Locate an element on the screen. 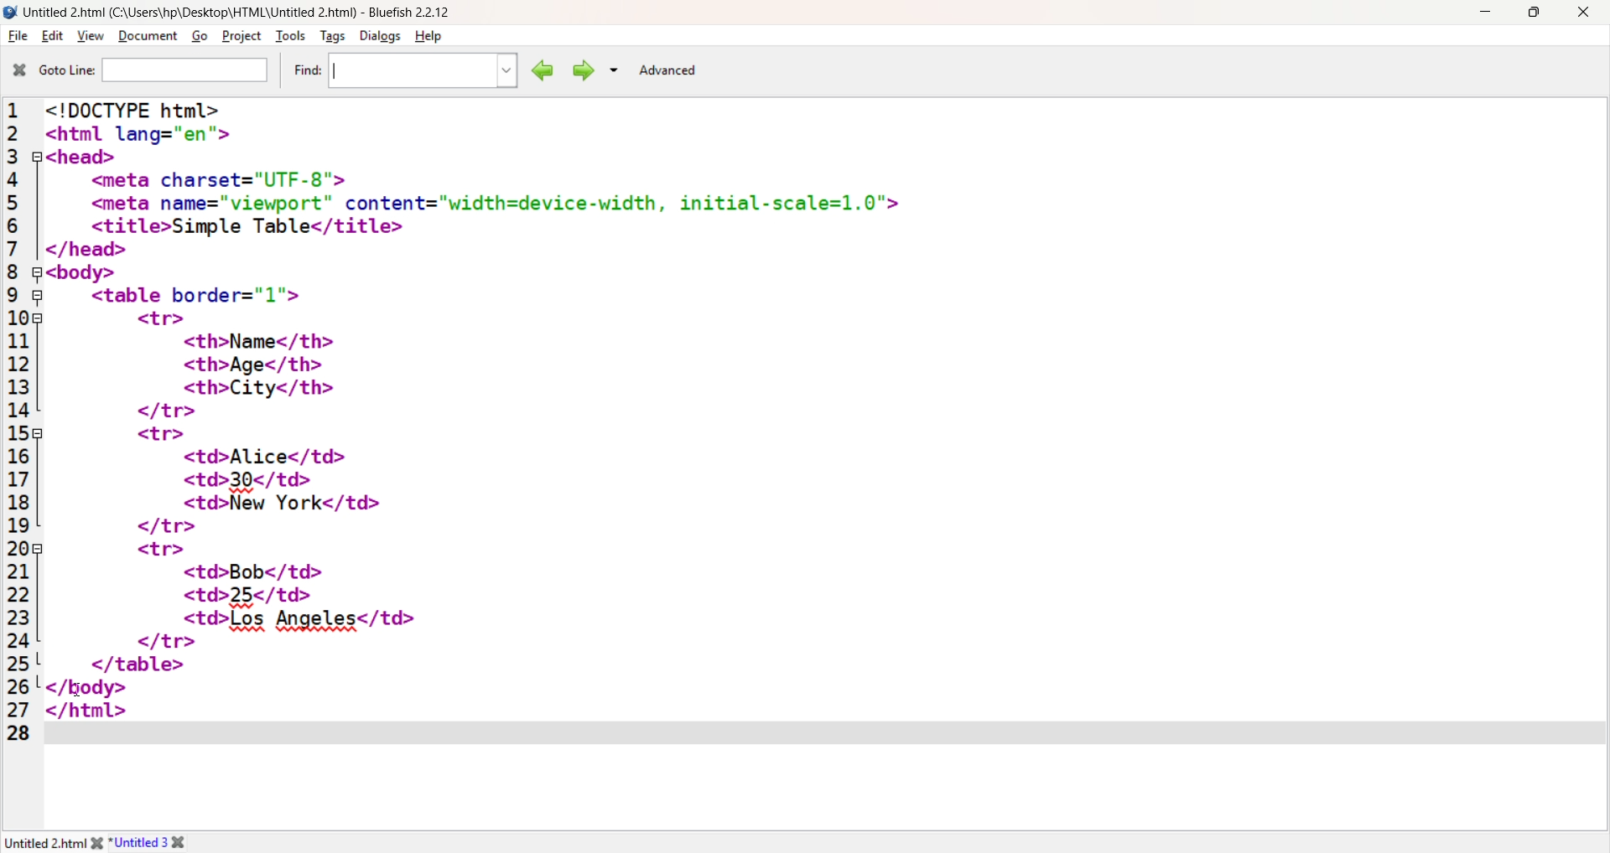 The width and height of the screenshot is (1610, 853). Tools is located at coordinates (289, 36).